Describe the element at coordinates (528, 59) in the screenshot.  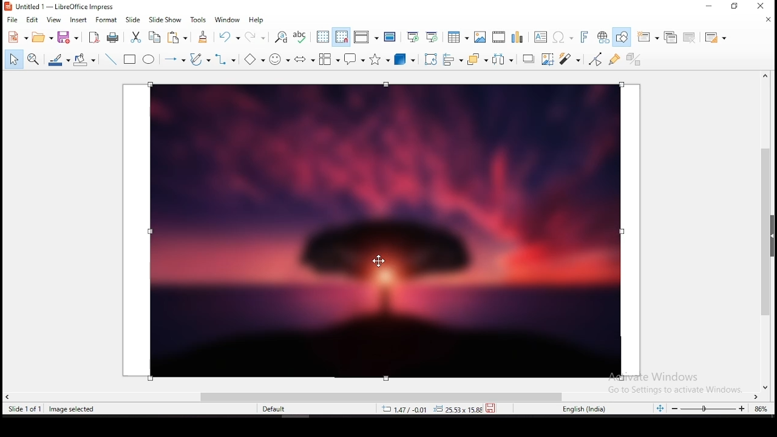
I see `Shadow` at that location.